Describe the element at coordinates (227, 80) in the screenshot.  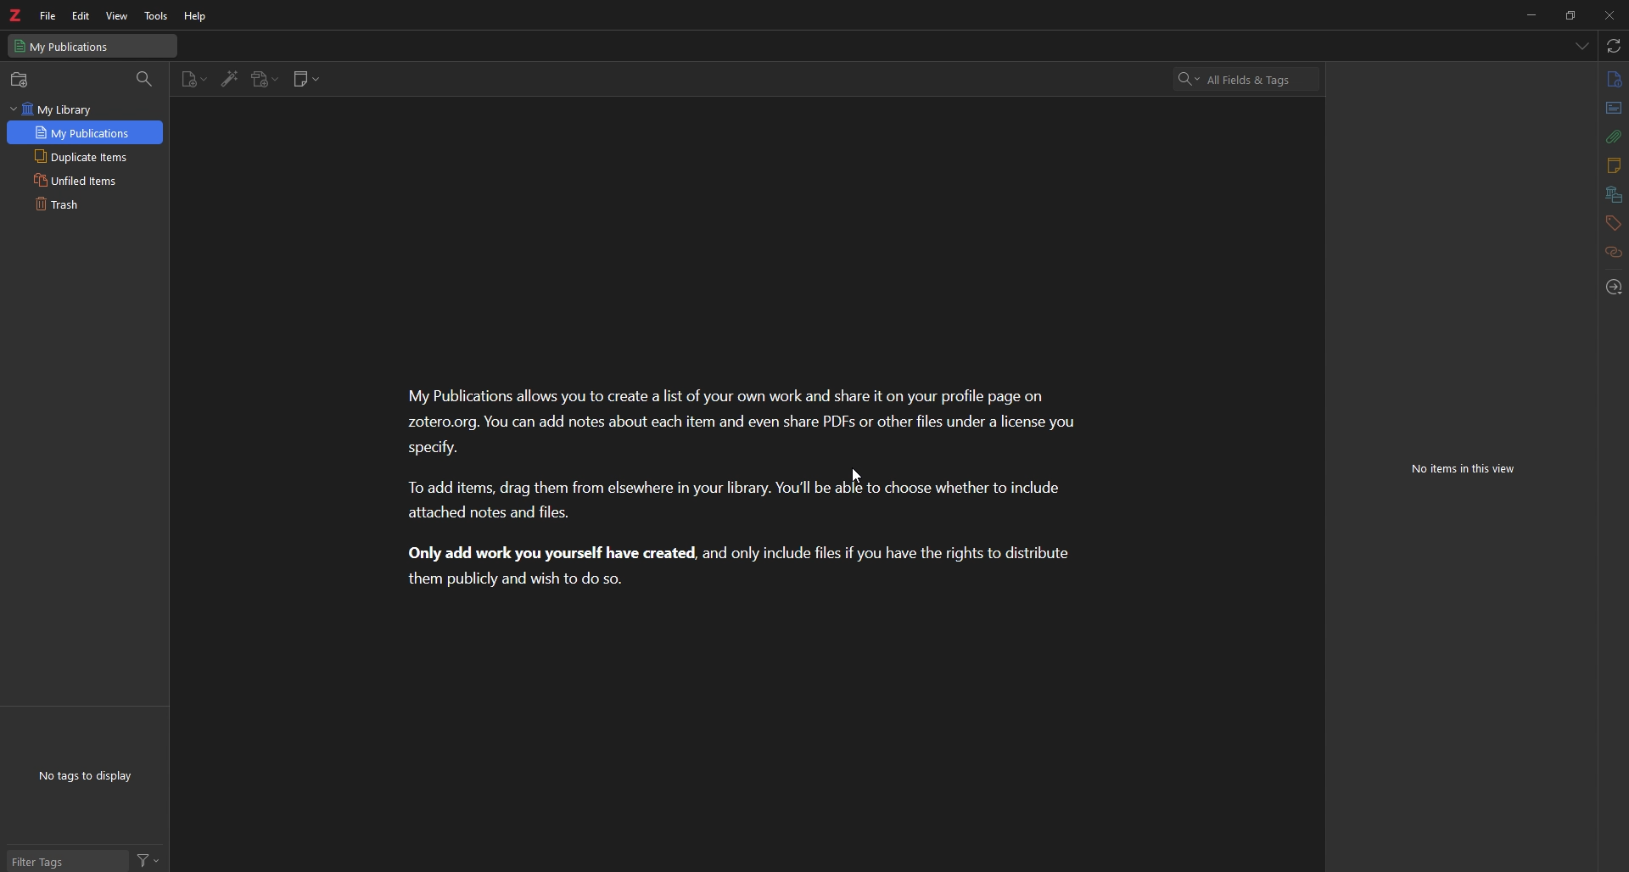
I see `Add item by identifier` at that location.